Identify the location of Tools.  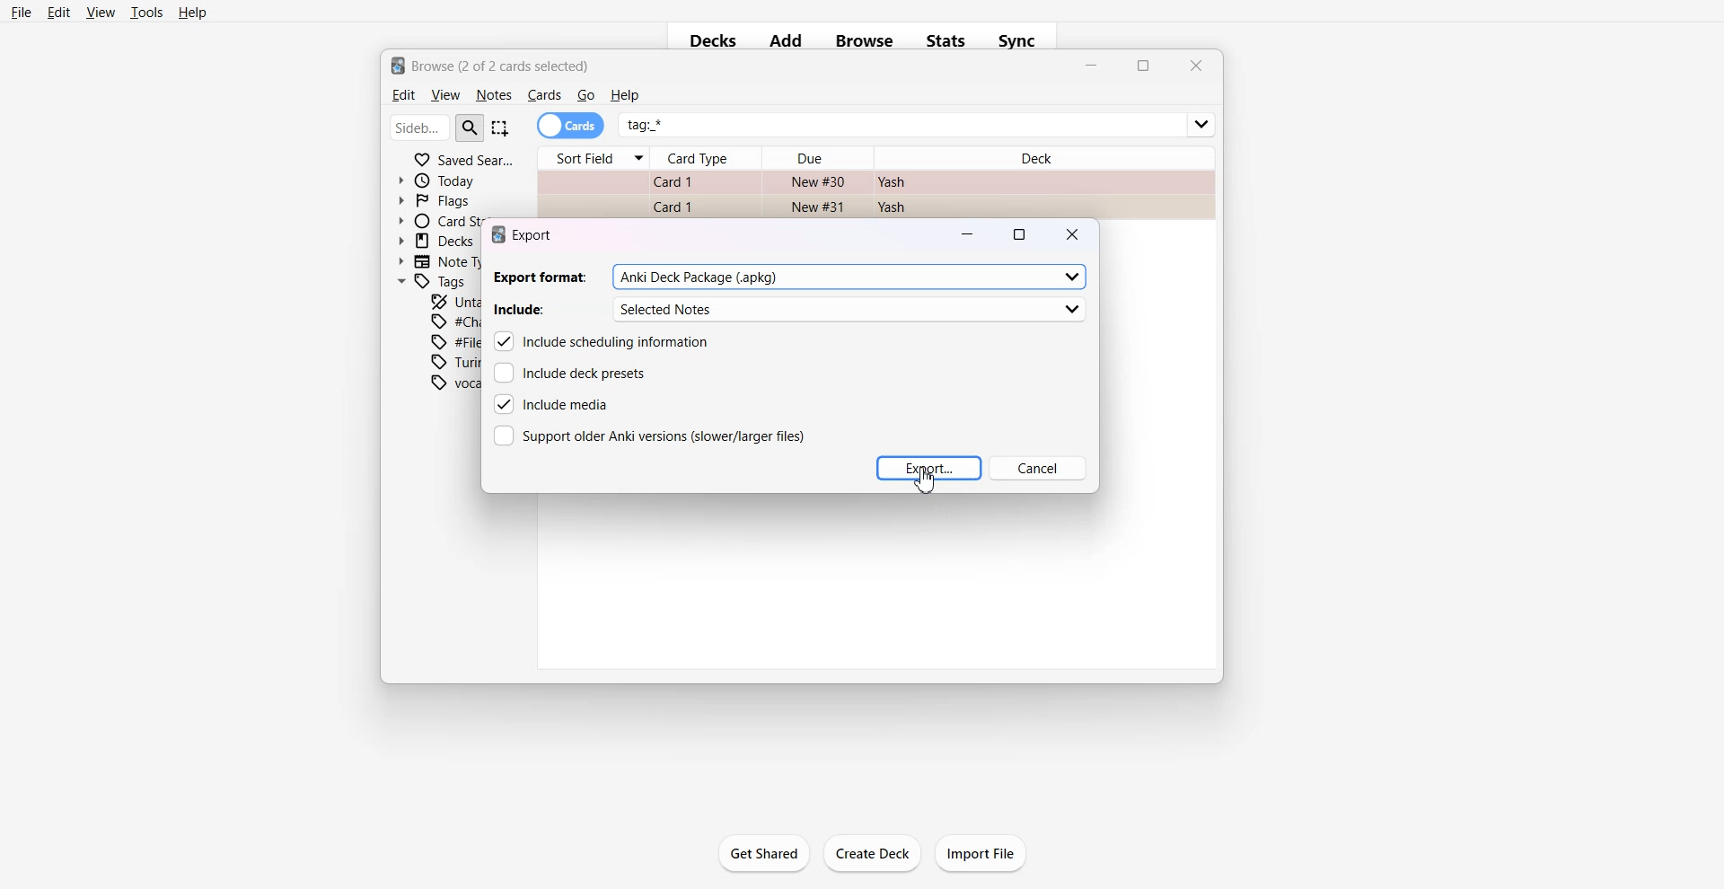
(146, 13).